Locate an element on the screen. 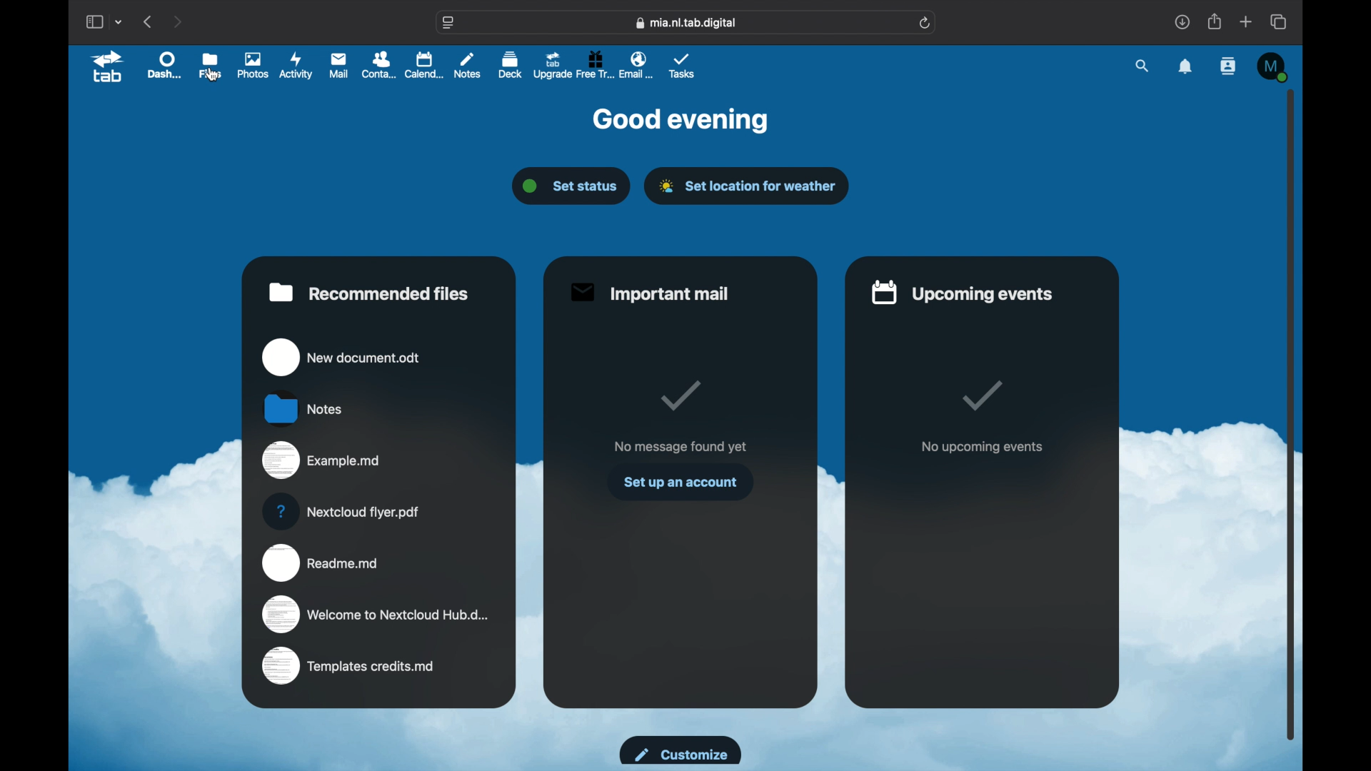  search is located at coordinates (1142, 66).